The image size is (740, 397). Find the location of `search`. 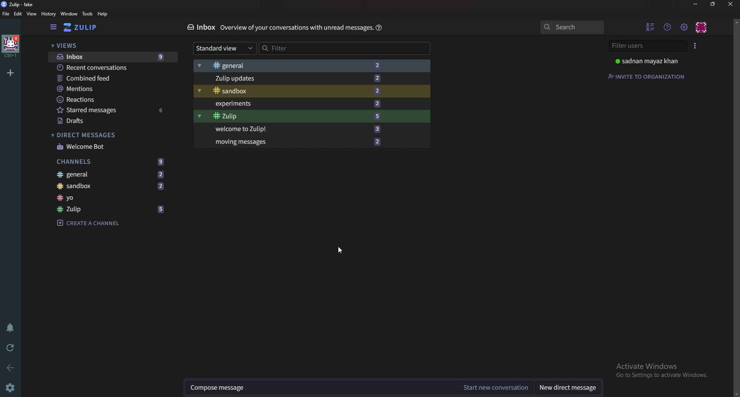

search is located at coordinates (571, 27).